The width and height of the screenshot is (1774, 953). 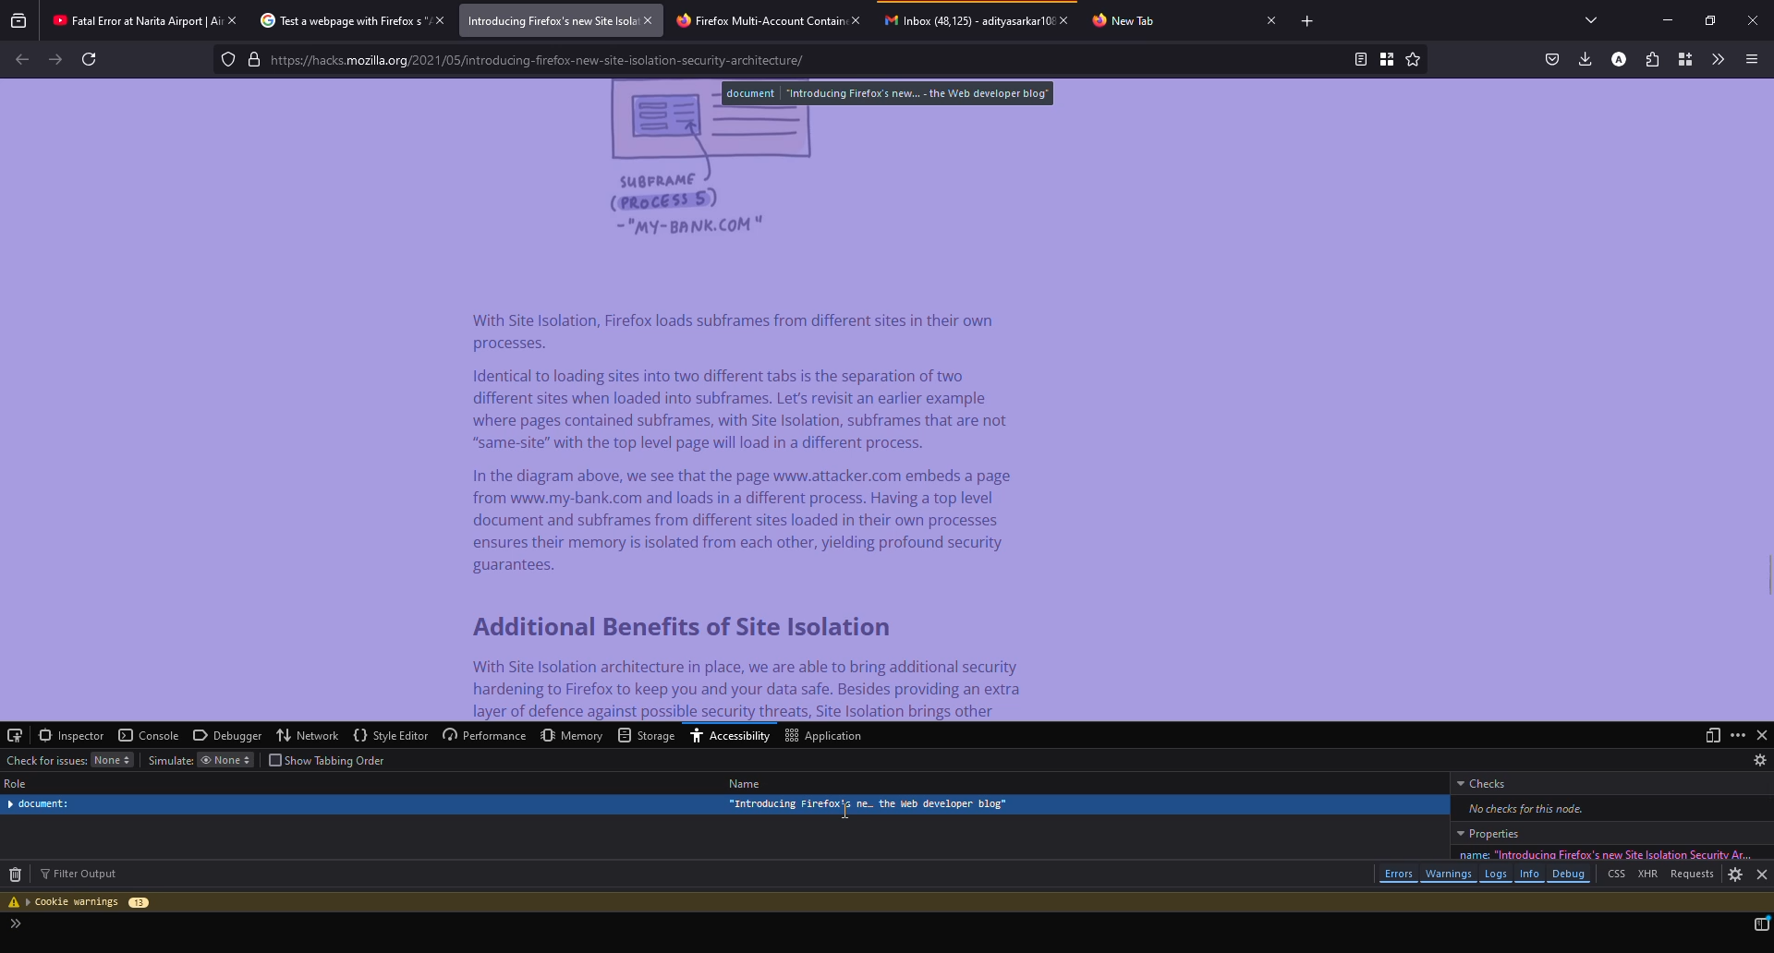 I want to click on Cursor, so click(x=844, y=811).